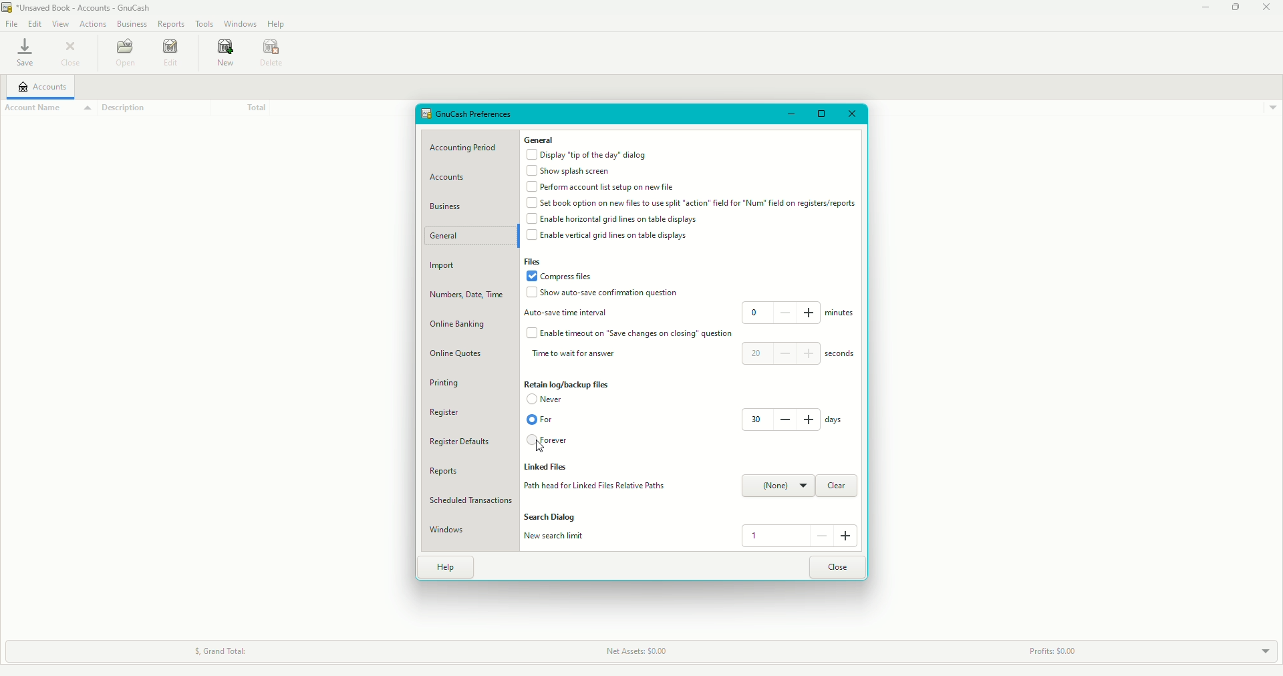  Describe the element at coordinates (588, 154) in the screenshot. I see `Display 'tip of the day'` at that location.